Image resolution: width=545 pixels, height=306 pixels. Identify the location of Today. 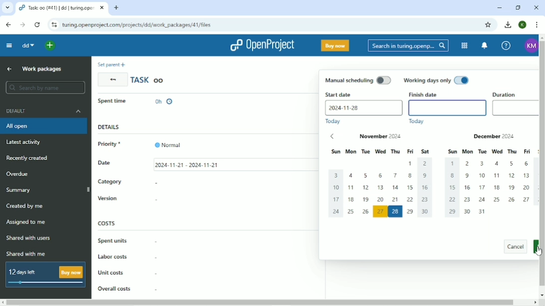
(418, 122).